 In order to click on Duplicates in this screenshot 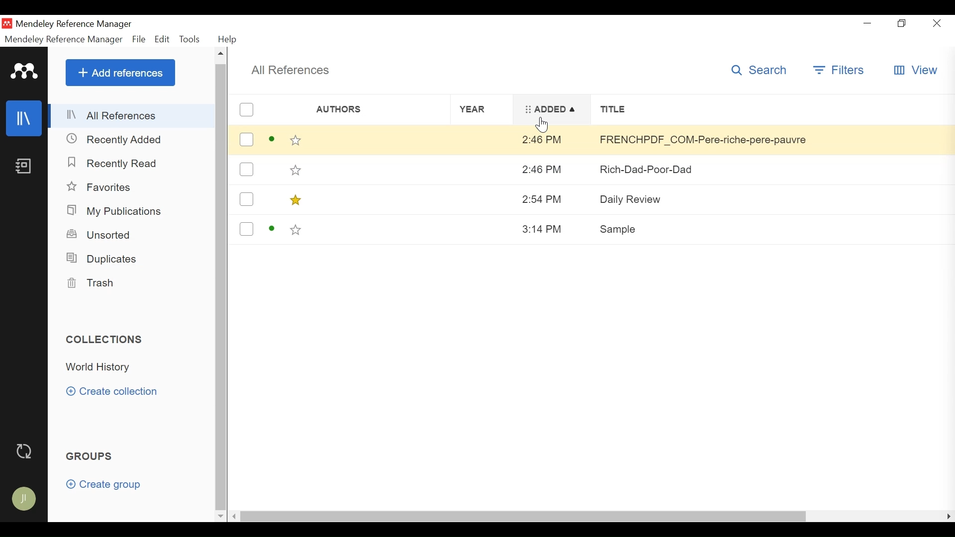, I will do `click(103, 258)`.